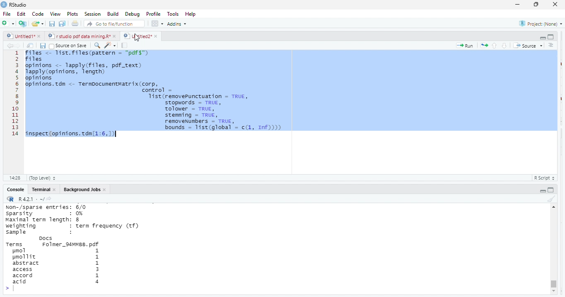  I want to click on run, so click(465, 46).